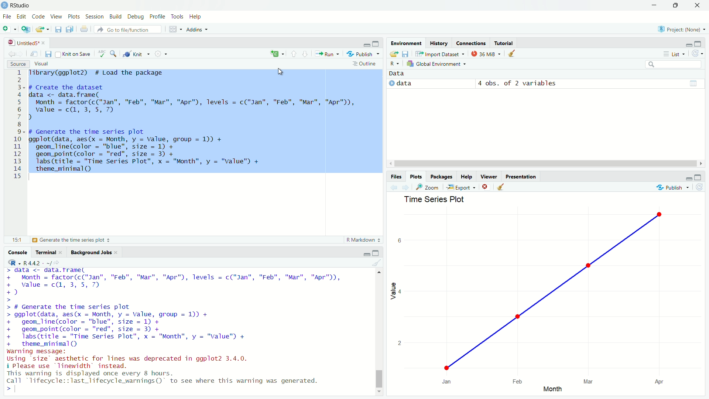  I want to click on move down, so click(380, 394).